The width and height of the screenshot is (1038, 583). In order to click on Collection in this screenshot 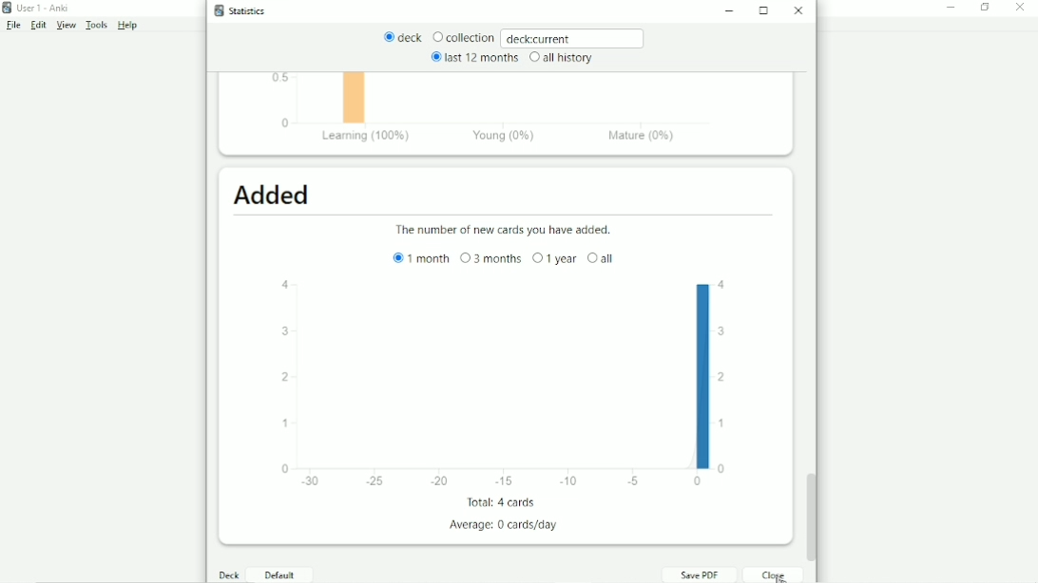, I will do `click(463, 38)`.